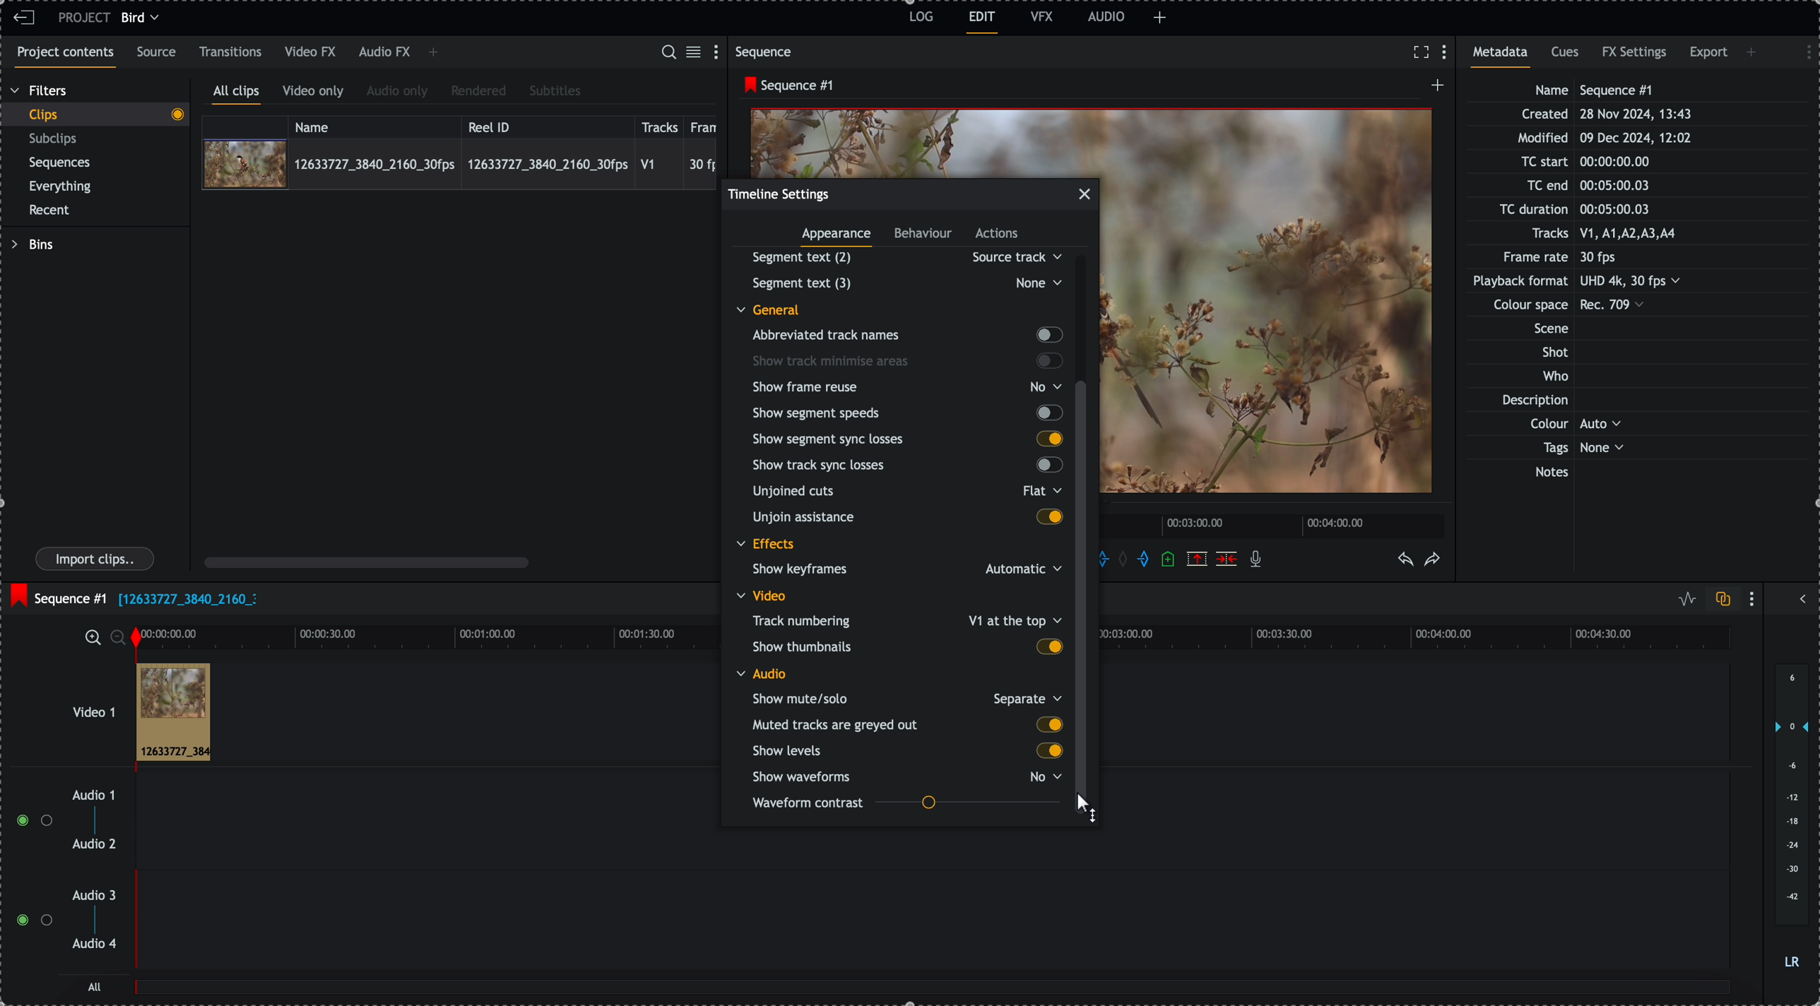 The height and width of the screenshot is (1006, 1820). Describe the element at coordinates (907, 725) in the screenshot. I see `muted tracks are greyed out` at that location.